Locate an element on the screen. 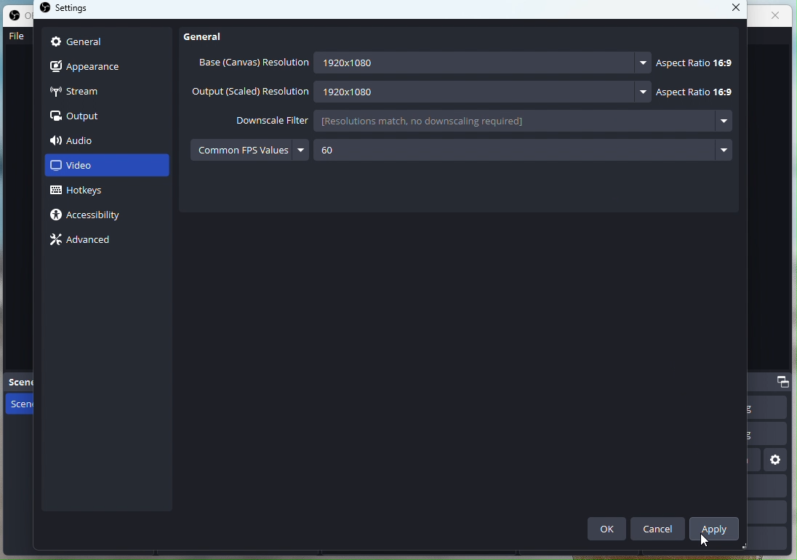 Image resolution: width=797 pixels, height=560 pixels. Ok is located at coordinates (606, 529).